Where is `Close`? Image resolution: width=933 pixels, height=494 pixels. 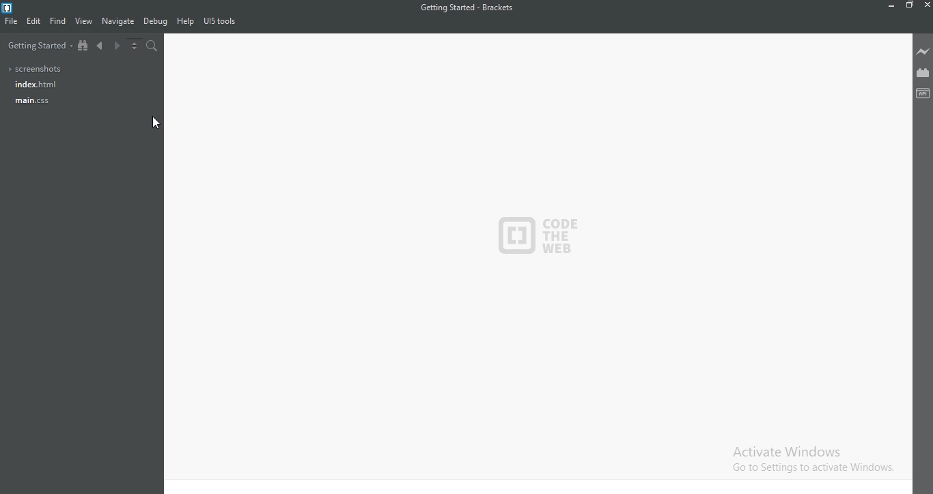
Close is located at coordinates (926, 5).